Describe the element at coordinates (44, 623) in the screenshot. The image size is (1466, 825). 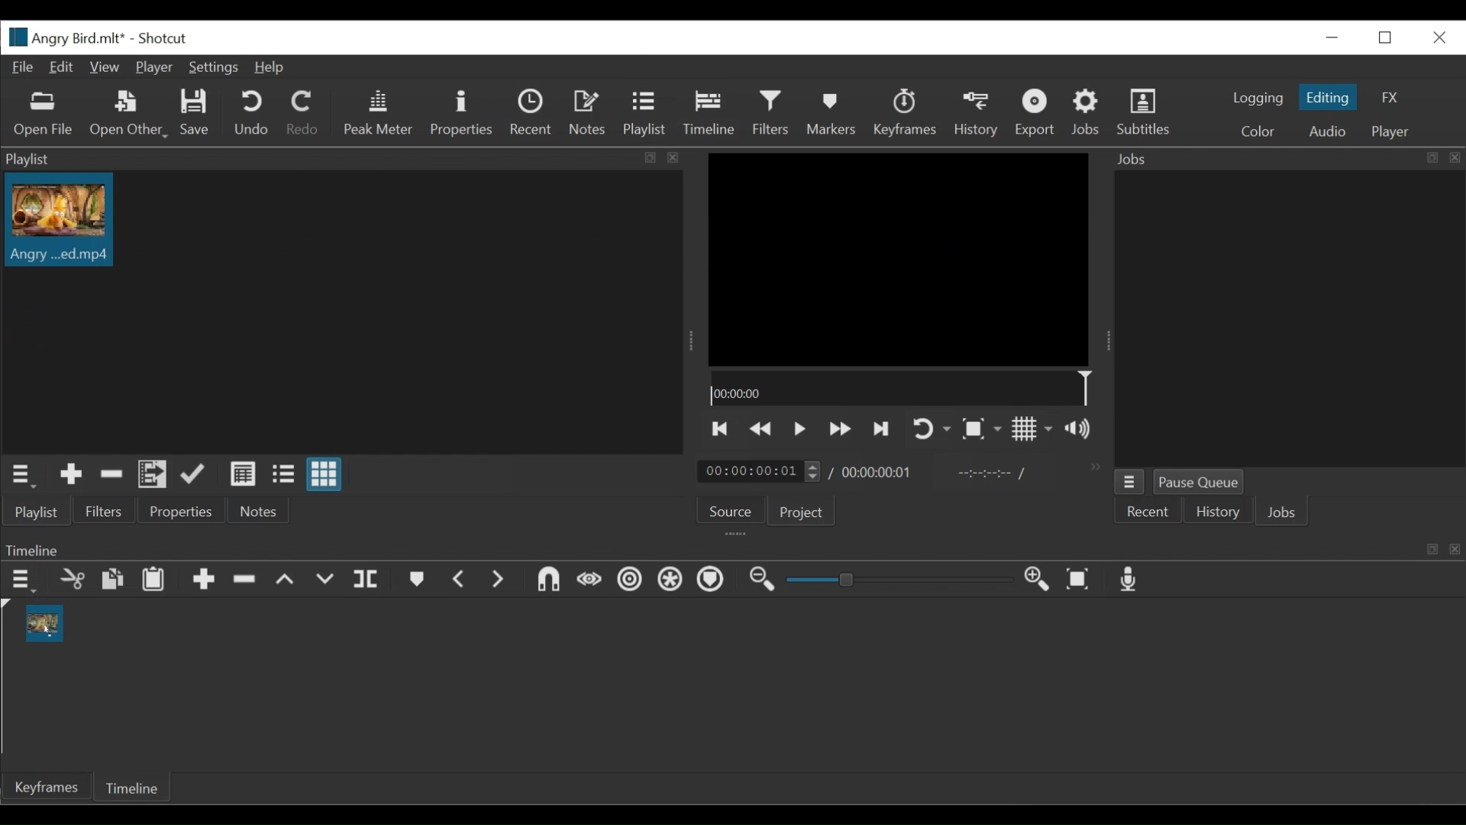
I see `Clip` at that location.